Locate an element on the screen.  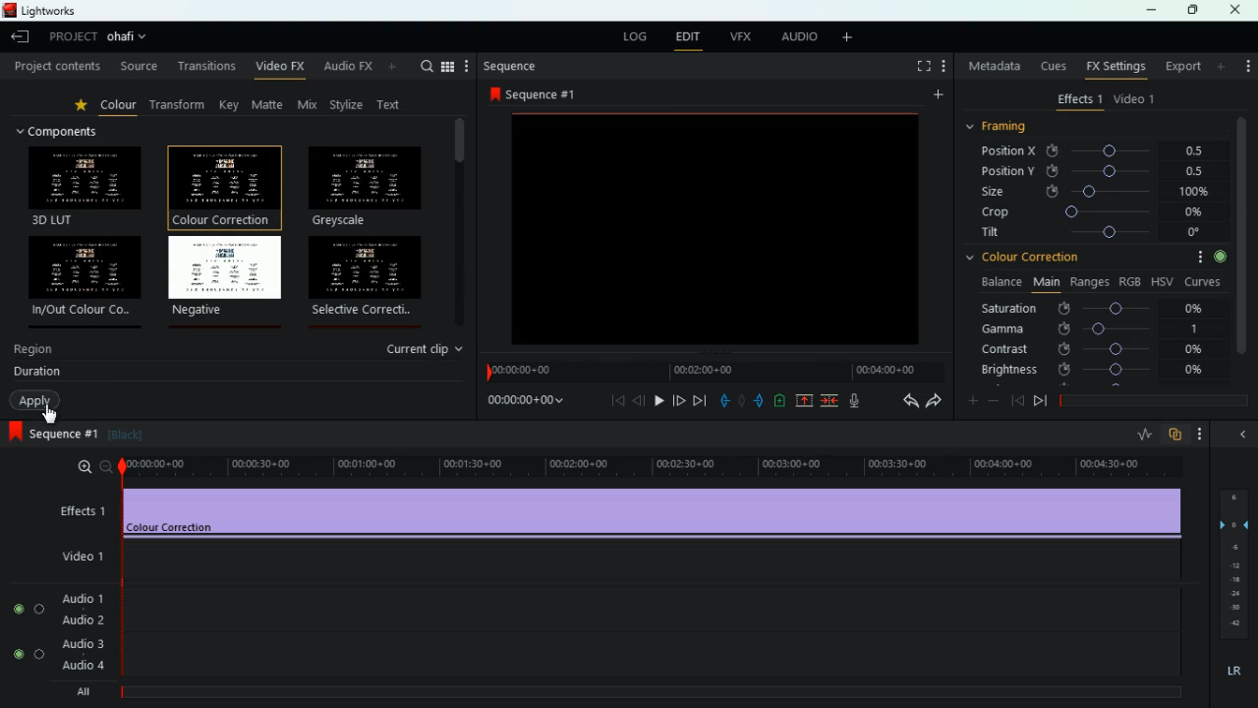
size is located at coordinates (1099, 193).